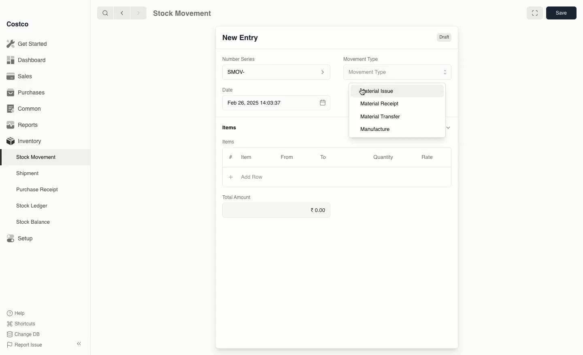 The height and width of the screenshot is (355, 583). Describe the element at coordinates (21, 323) in the screenshot. I see `Shortcuts` at that location.